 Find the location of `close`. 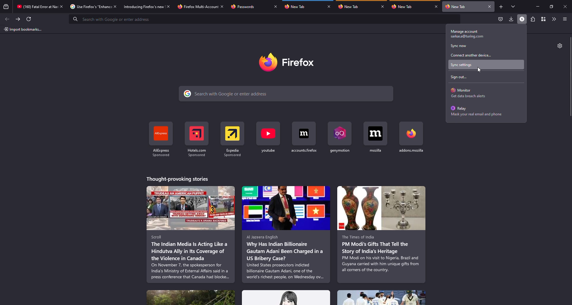

close is located at coordinates (168, 6).